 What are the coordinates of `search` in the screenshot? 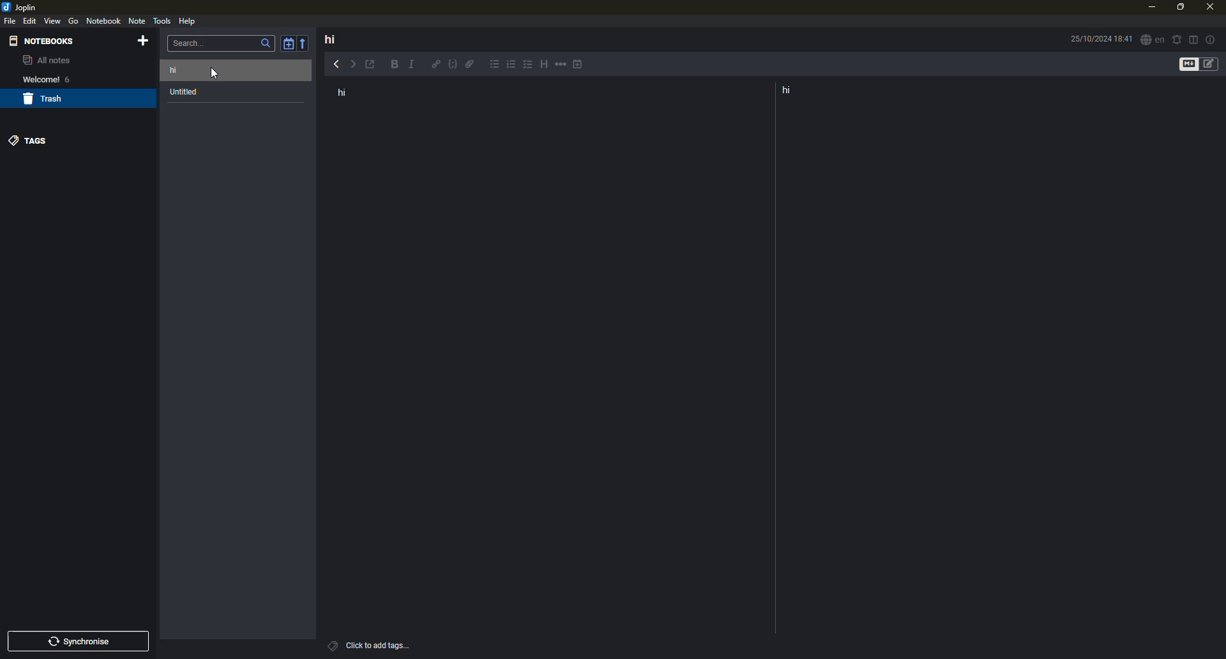 It's located at (266, 43).